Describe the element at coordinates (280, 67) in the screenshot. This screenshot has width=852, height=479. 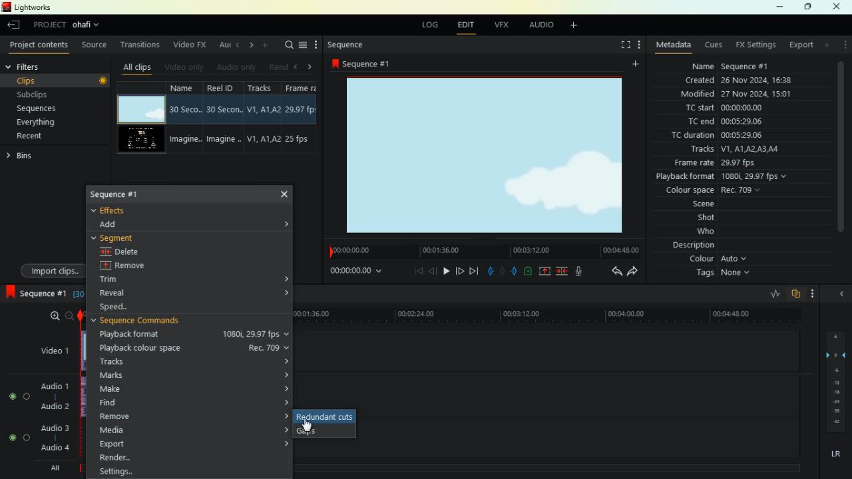
I see `rend` at that location.